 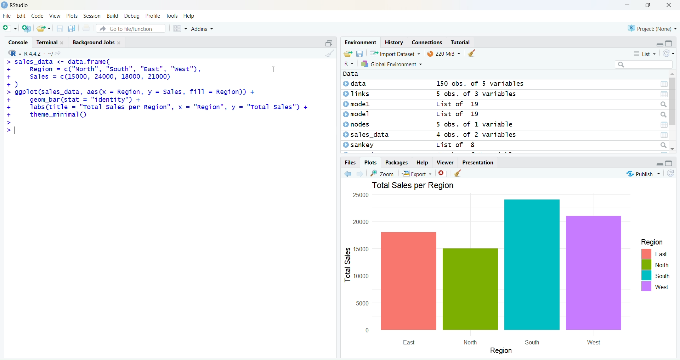 What do you see at coordinates (671, 5) in the screenshot?
I see `close` at bounding box center [671, 5].